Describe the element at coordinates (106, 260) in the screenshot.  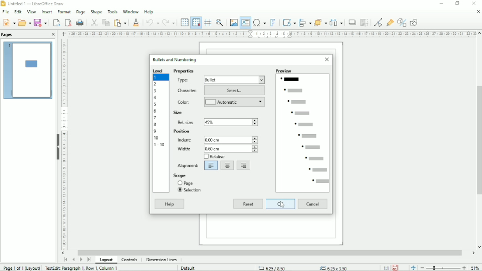
I see `Layout` at that location.